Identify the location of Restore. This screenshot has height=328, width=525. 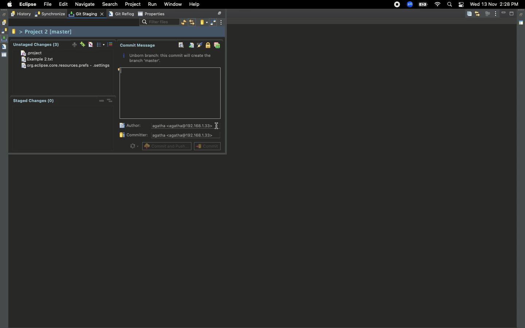
(4, 15).